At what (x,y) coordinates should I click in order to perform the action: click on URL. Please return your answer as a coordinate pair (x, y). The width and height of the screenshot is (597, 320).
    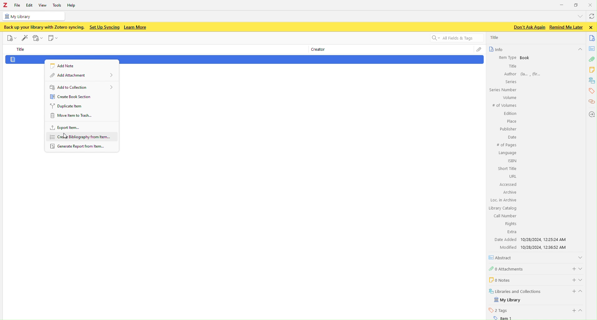
    Looking at the image, I should click on (512, 176).